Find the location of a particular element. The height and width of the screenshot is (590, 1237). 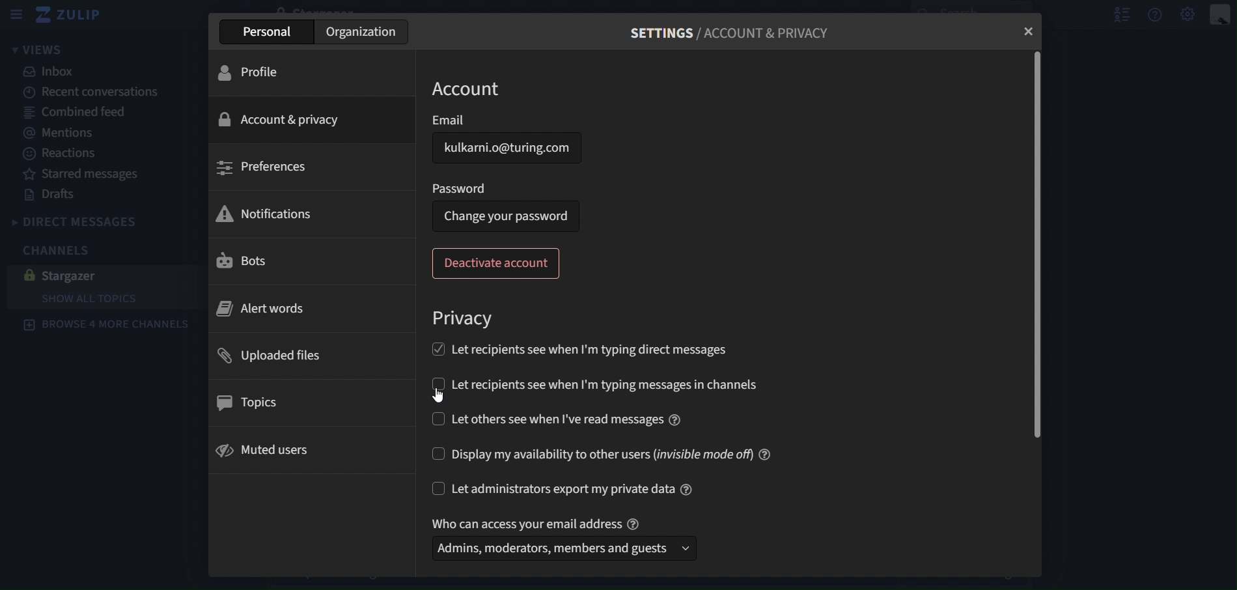

sidebar is located at coordinates (16, 16).